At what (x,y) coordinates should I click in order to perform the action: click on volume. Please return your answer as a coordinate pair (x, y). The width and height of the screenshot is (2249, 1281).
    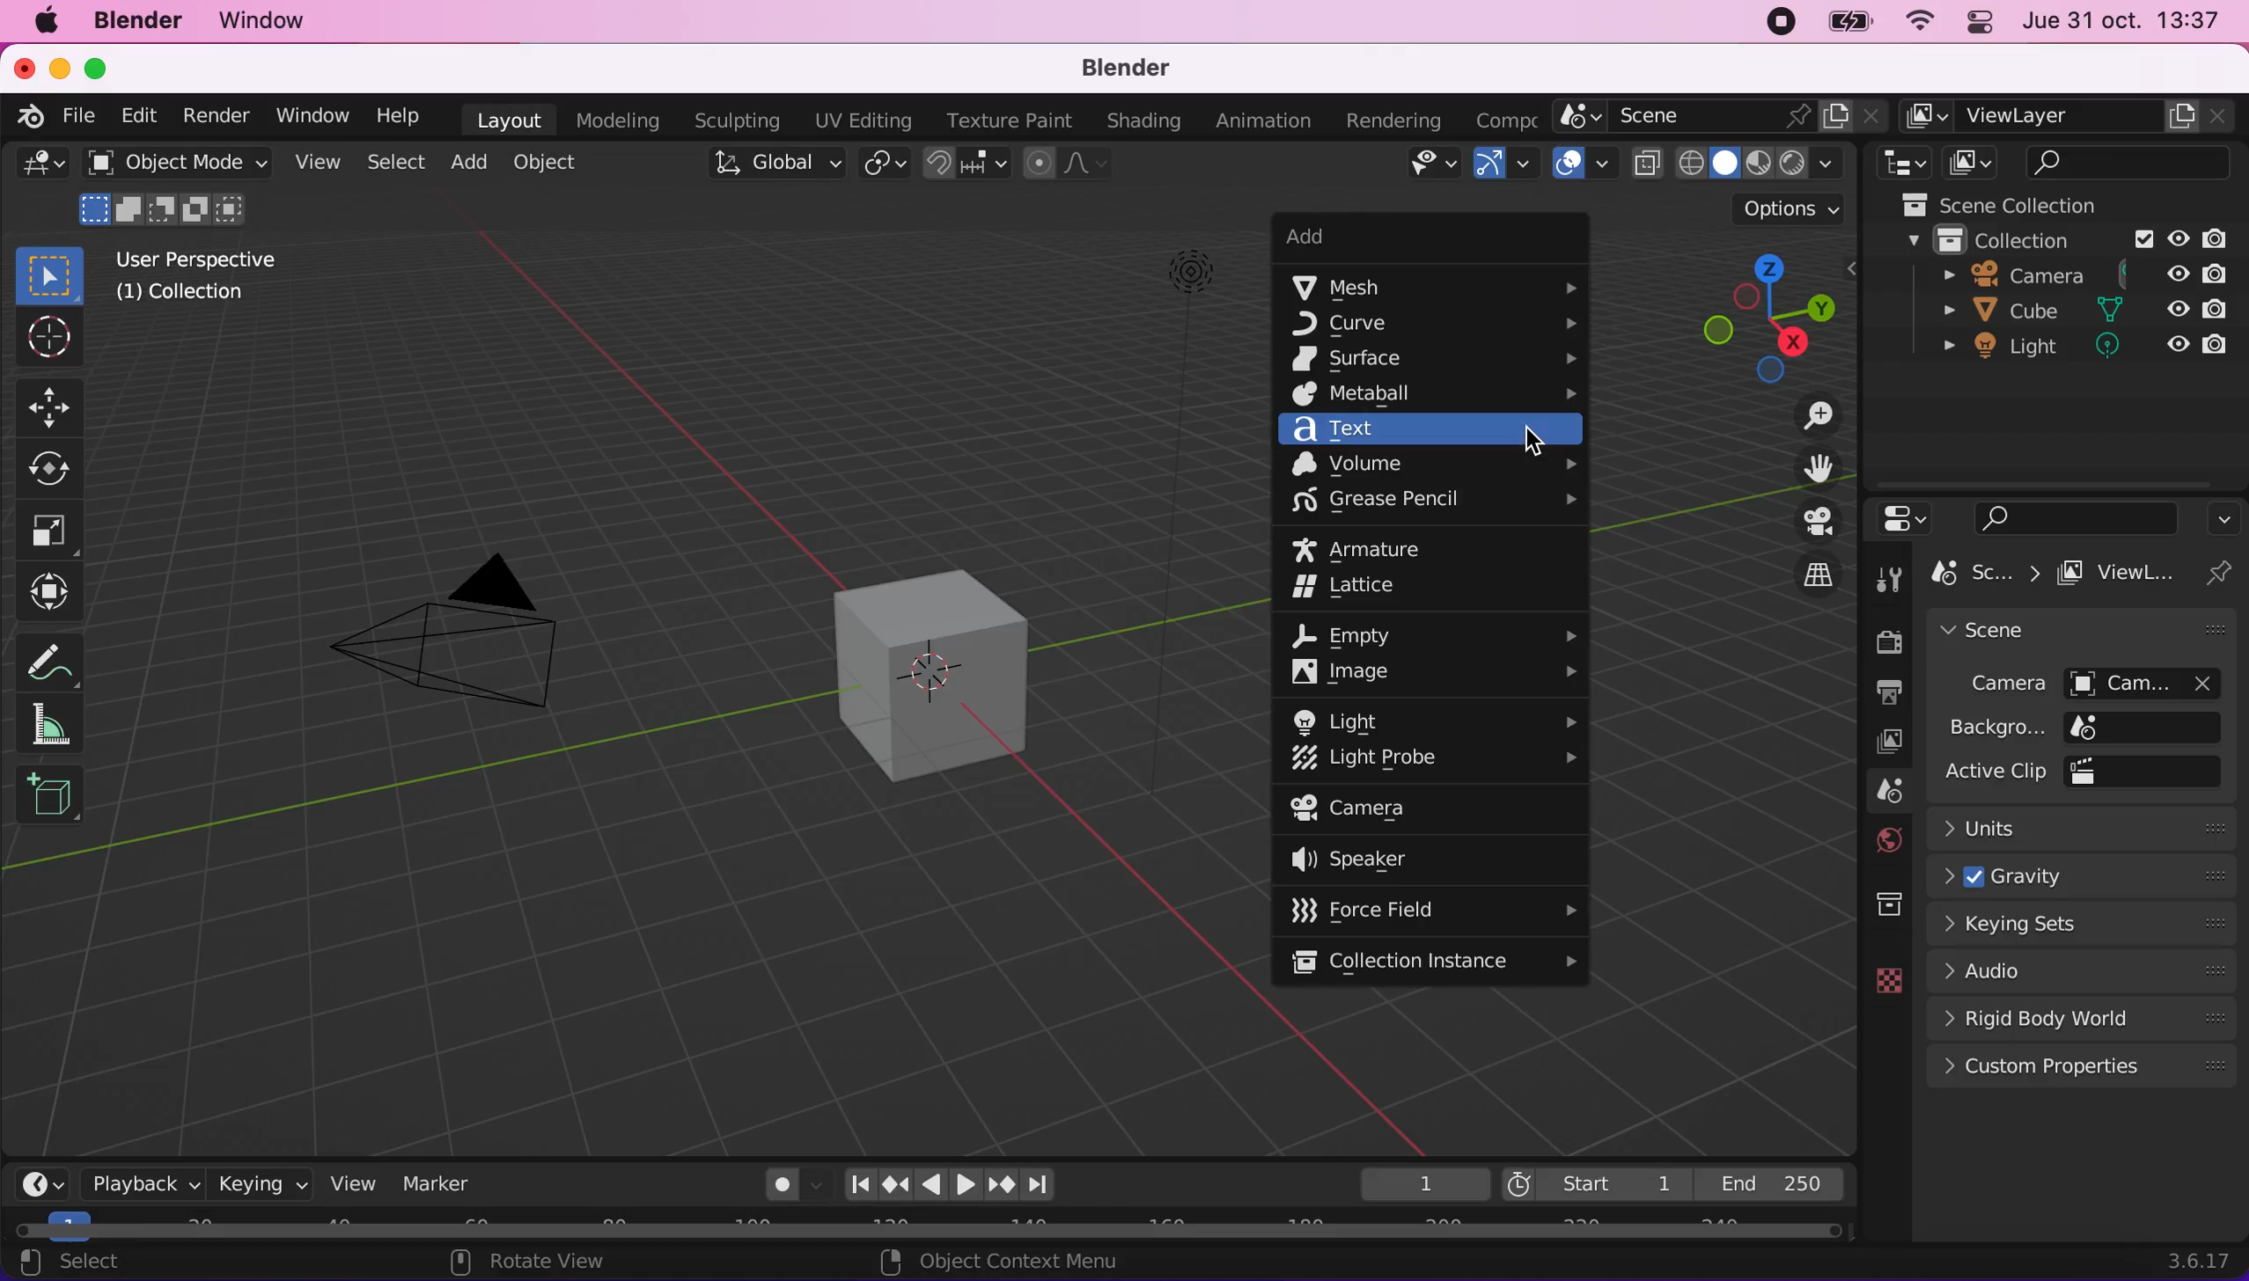
    Looking at the image, I should click on (1434, 465).